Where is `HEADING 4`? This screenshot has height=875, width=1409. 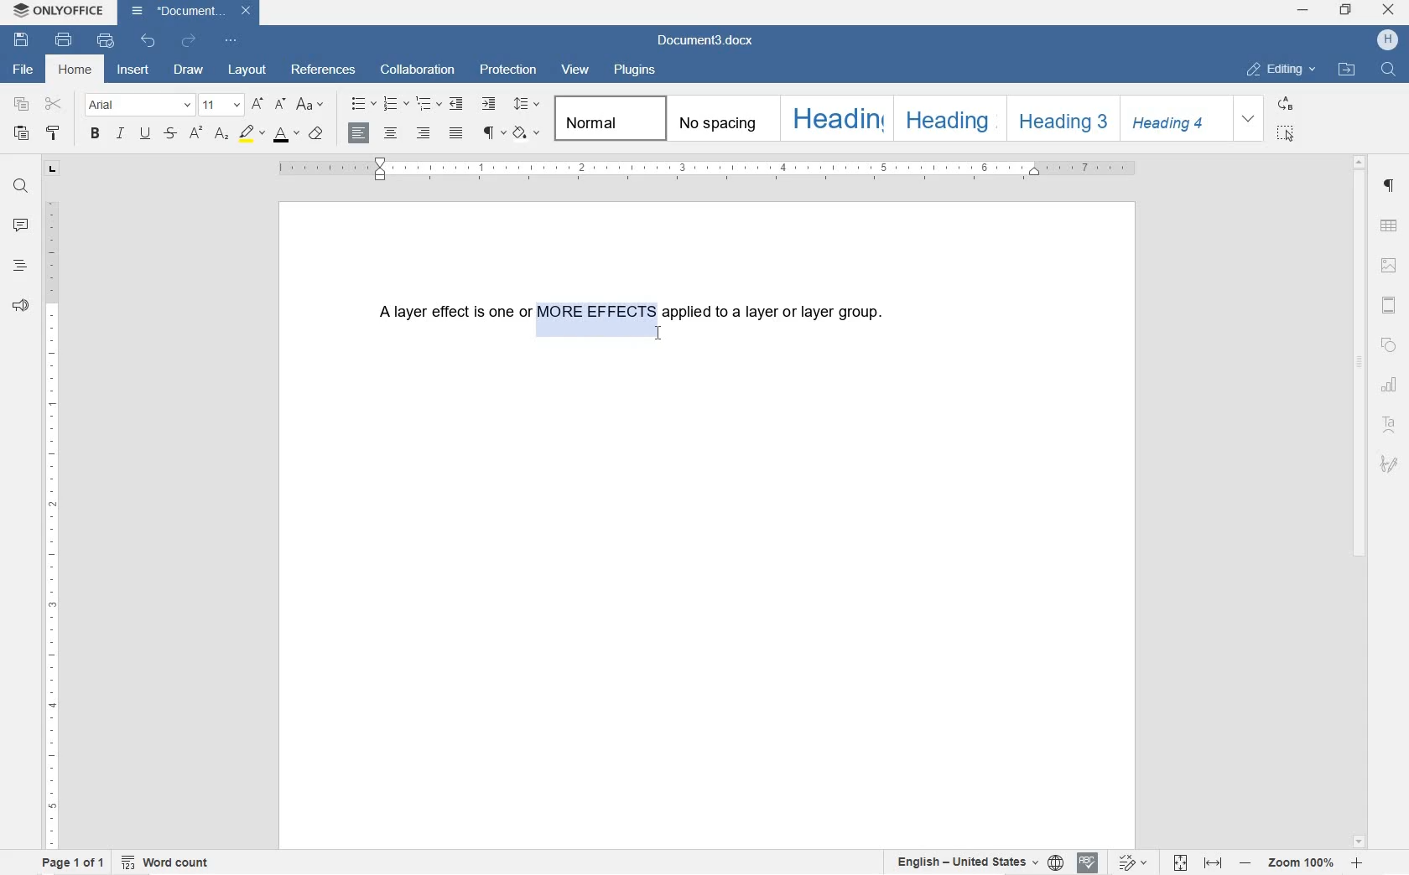 HEADING 4 is located at coordinates (1175, 119).